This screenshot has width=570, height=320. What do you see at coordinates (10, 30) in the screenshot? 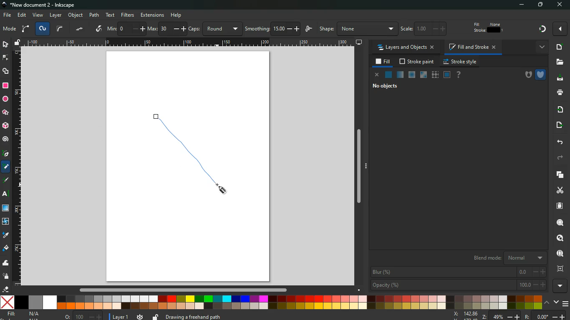
I see `mode` at bounding box center [10, 30].